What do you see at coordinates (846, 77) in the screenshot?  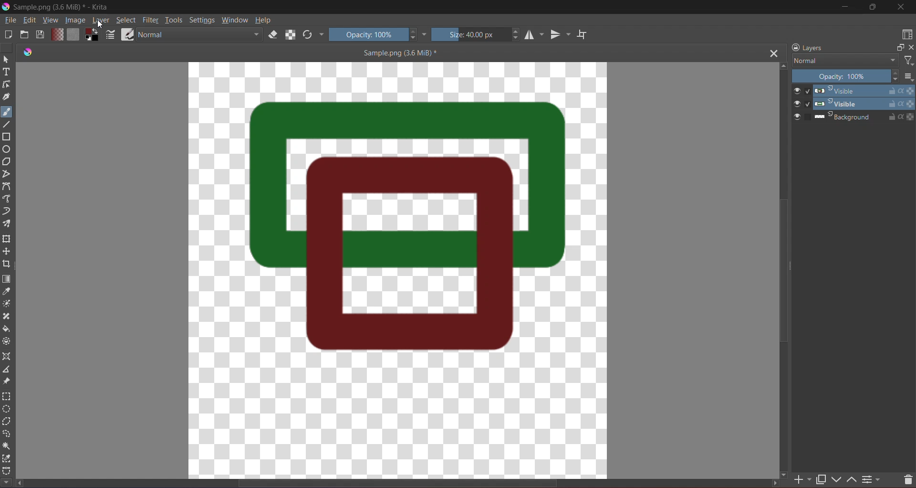 I see `Opacity` at bounding box center [846, 77].